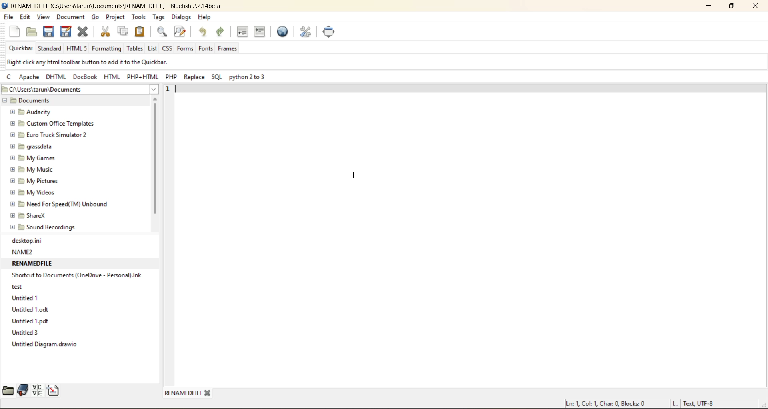  Describe the element at coordinates (86, 76) in the screenshot. I see `docbook` at that location.